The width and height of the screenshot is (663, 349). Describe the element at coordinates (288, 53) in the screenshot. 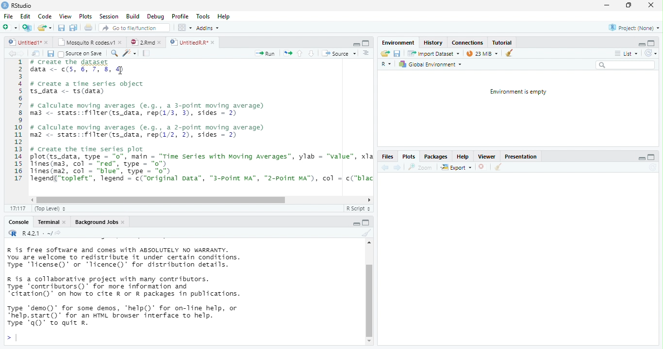

I see `re-run the previous code` at that location.